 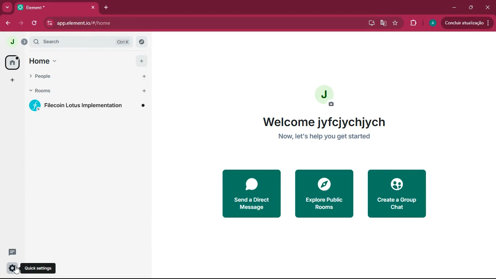 What do you see at coordinates (329, 137) in the screenshot?
I see `Now, let's help you get started` at bounding box center [329, 137].